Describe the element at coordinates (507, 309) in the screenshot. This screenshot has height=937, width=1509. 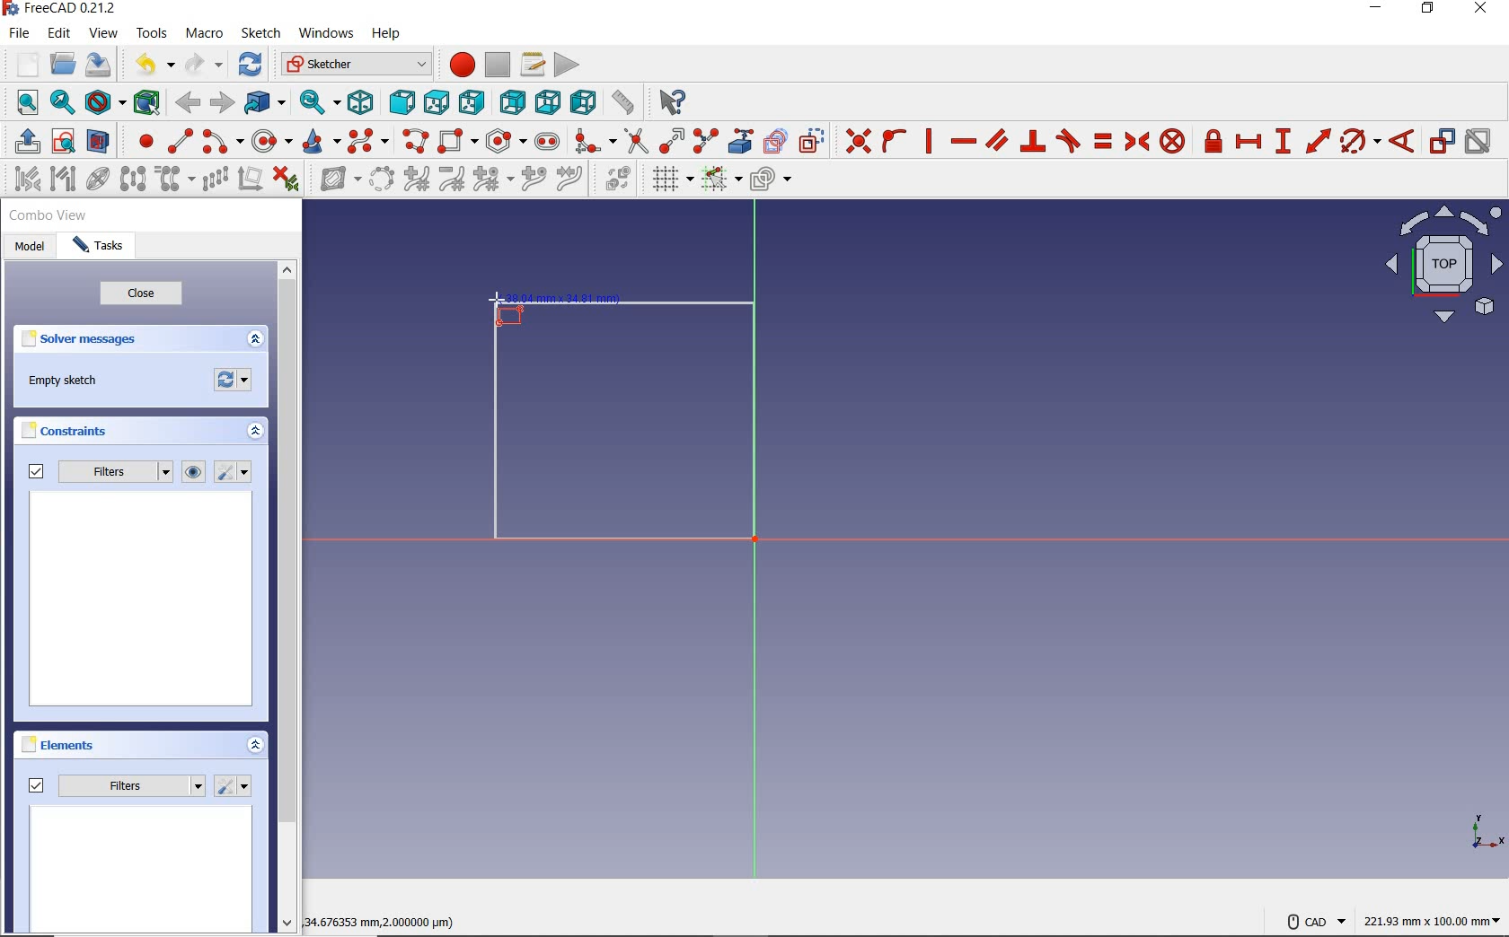
I see `rectangle tool at point y rising` at that location.